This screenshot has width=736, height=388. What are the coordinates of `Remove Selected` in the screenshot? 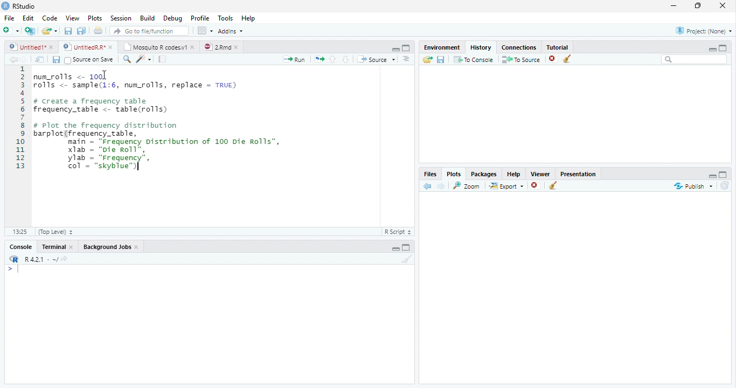 It's located at (536, 186).